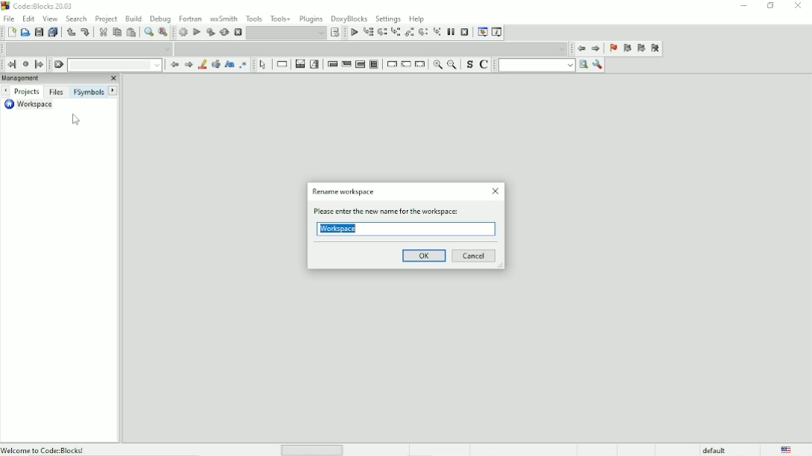 This screenshot has height=456, width=812. I want to click on Break instruction, so click(391, 65).